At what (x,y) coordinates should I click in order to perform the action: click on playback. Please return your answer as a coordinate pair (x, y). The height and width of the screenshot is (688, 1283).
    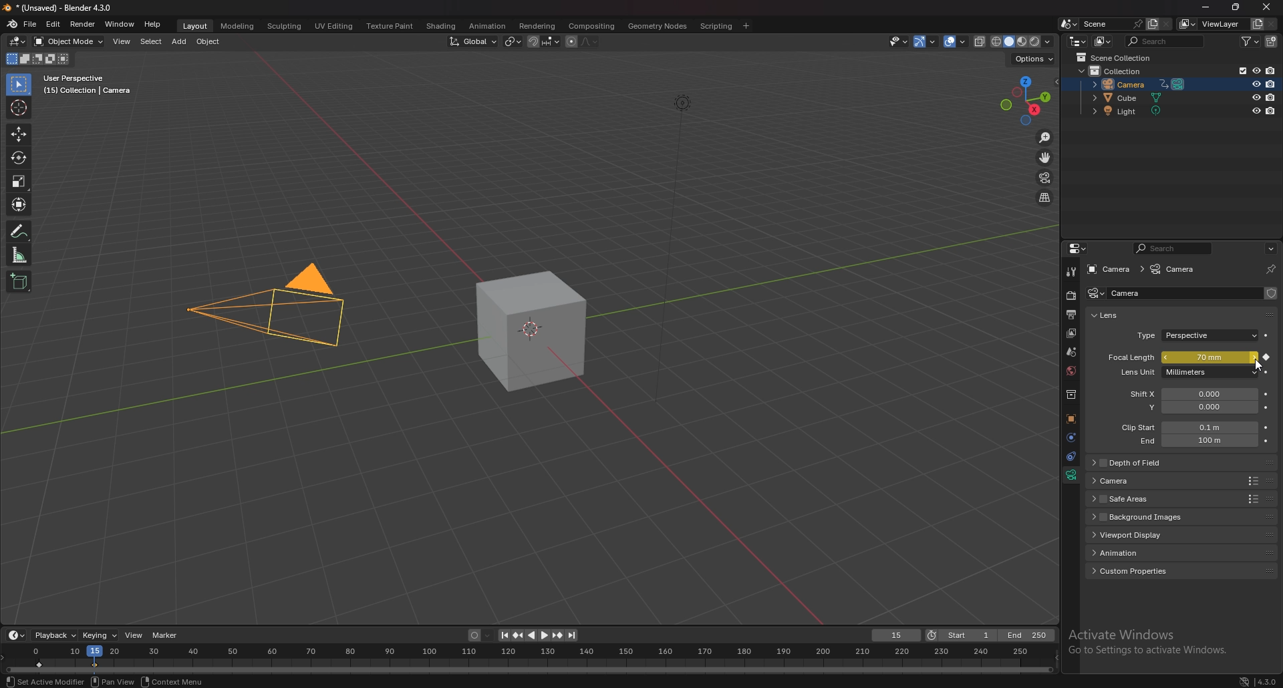
    Looking at the image, I should click on (54, 635).